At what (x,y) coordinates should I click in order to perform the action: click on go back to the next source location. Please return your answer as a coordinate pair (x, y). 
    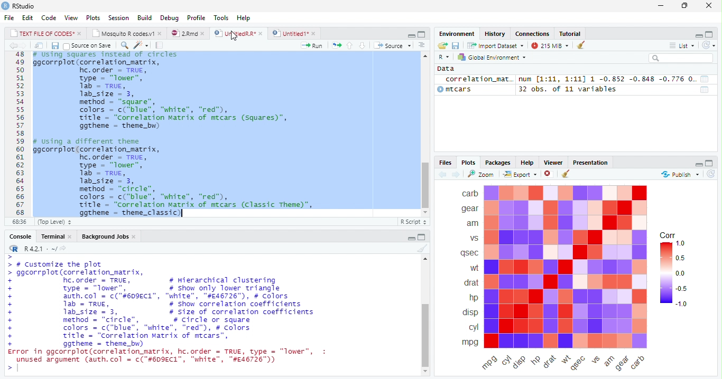
    Looking at the image, I should click on (26, 46).